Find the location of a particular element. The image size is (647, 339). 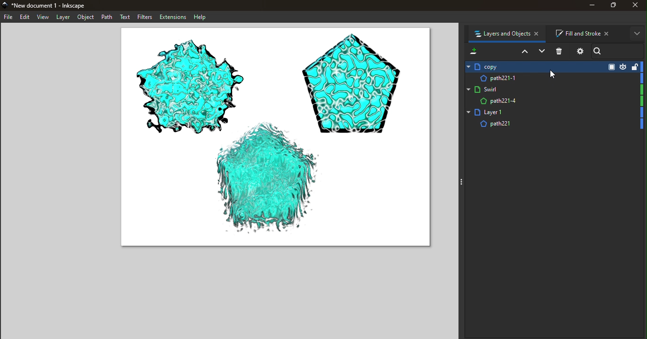

Layer 1 is located at coordinates (554, 113).